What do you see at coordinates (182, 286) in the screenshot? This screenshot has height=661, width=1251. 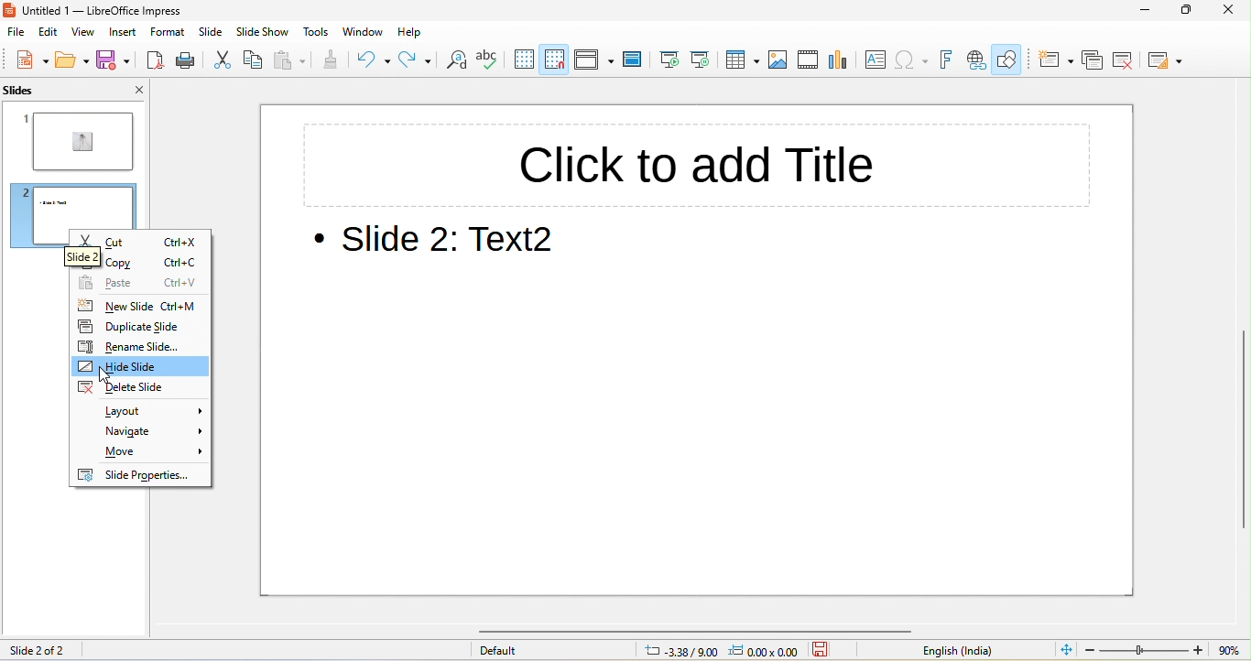 I see `ctrl+v` at bounding box center [182, 286].